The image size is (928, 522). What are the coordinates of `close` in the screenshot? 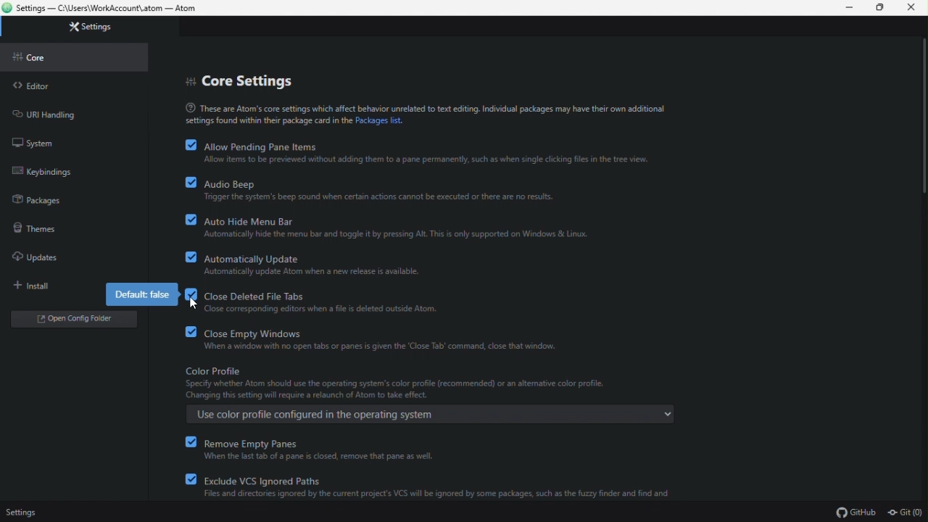 It's located at (913, 9).